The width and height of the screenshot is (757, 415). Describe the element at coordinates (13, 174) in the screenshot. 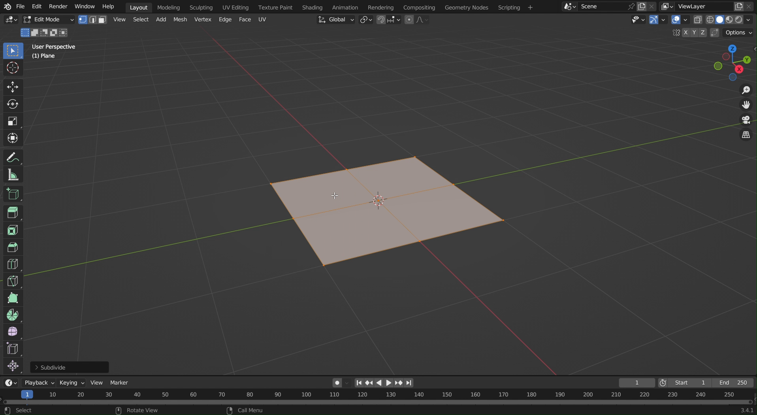

I see `Measure` at that location.